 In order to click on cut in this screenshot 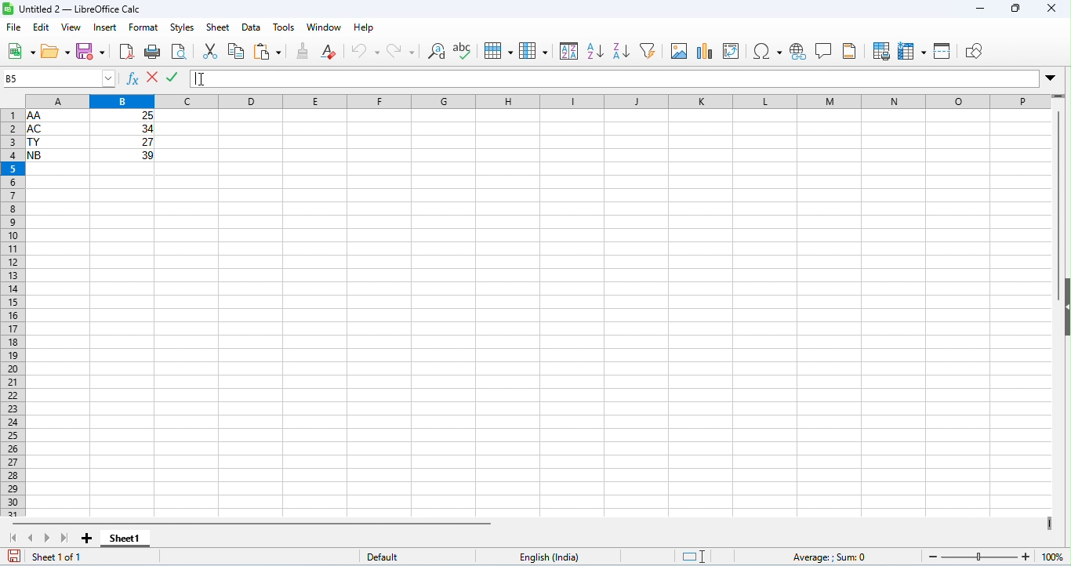, I will do `click(212, 50)`.